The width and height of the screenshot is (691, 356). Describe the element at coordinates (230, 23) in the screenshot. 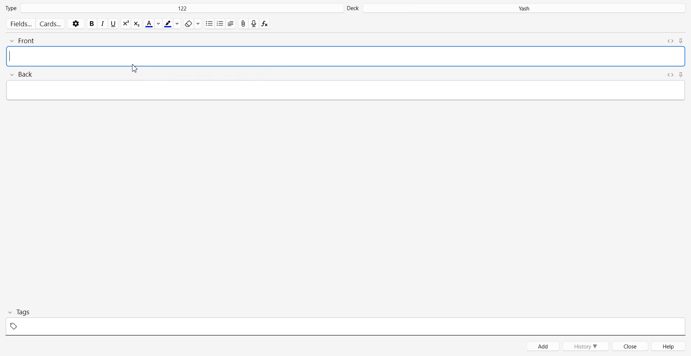

I see `Alignment` at that location.